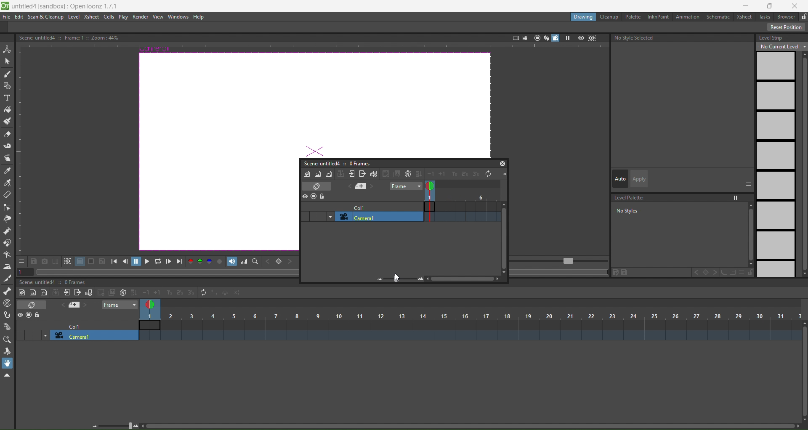 The height and width of the screenshot is (430, 808). I want to click on tape tool, so click(8, 146).